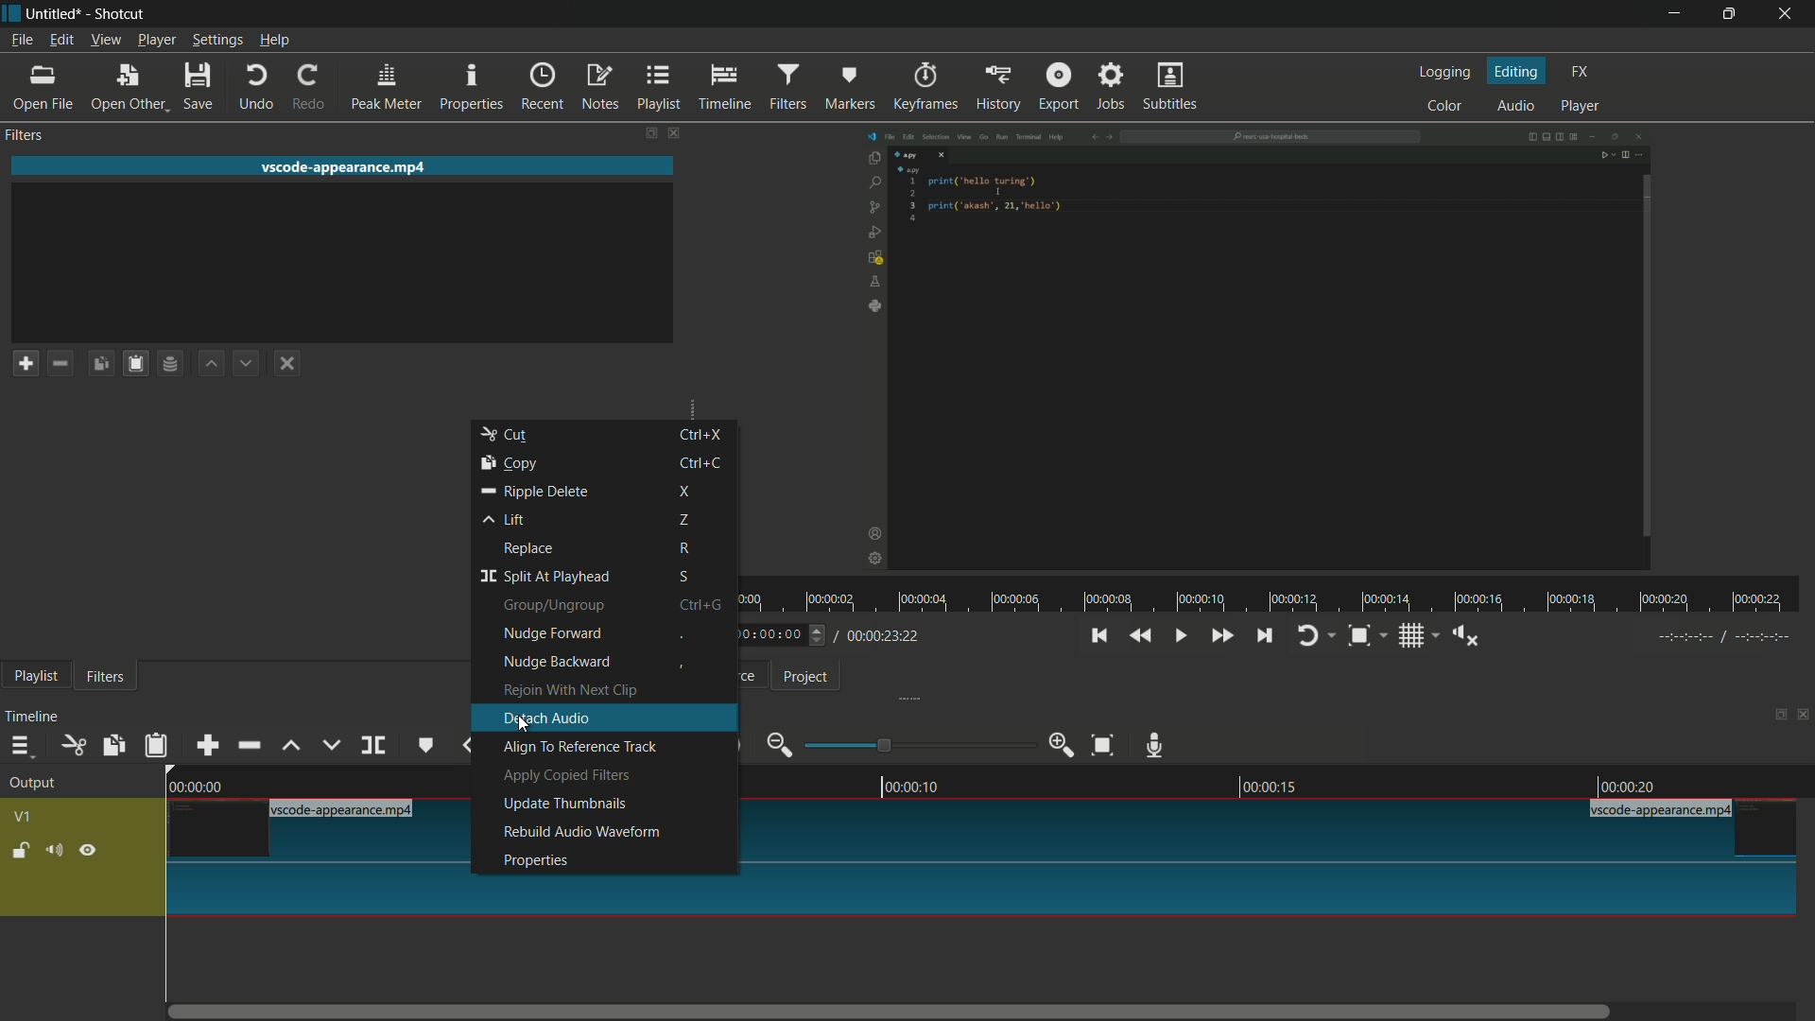 This screenshot has height=1021, width=1815. I want to click on rebuild audio waveform, so click(583, 832).